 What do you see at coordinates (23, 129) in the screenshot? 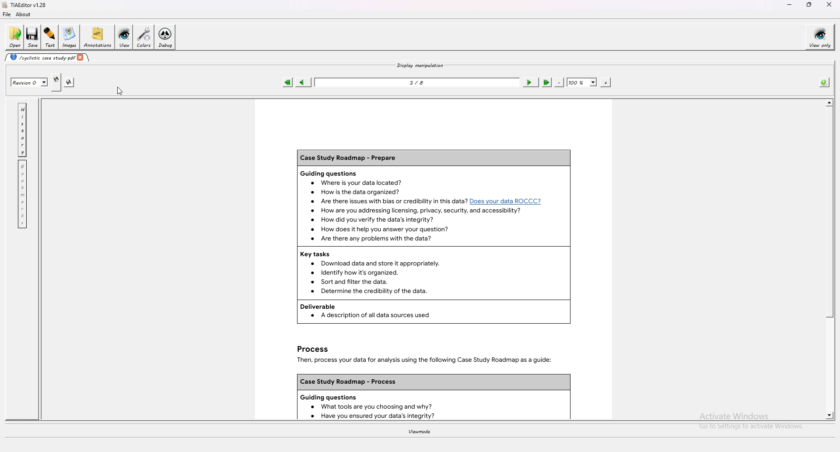
I see `history` at bounding box center [23, 129].